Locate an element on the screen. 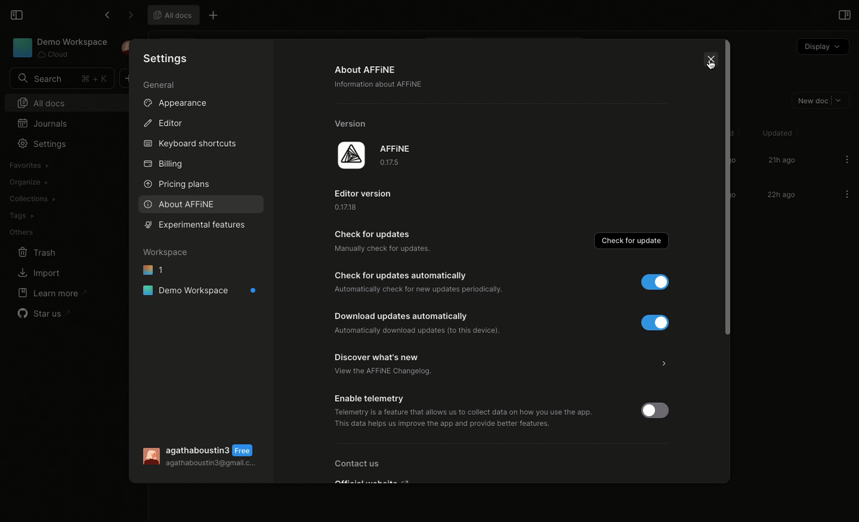 The image size is (859, 522). Create workspace is located at coordinates (58, 181).